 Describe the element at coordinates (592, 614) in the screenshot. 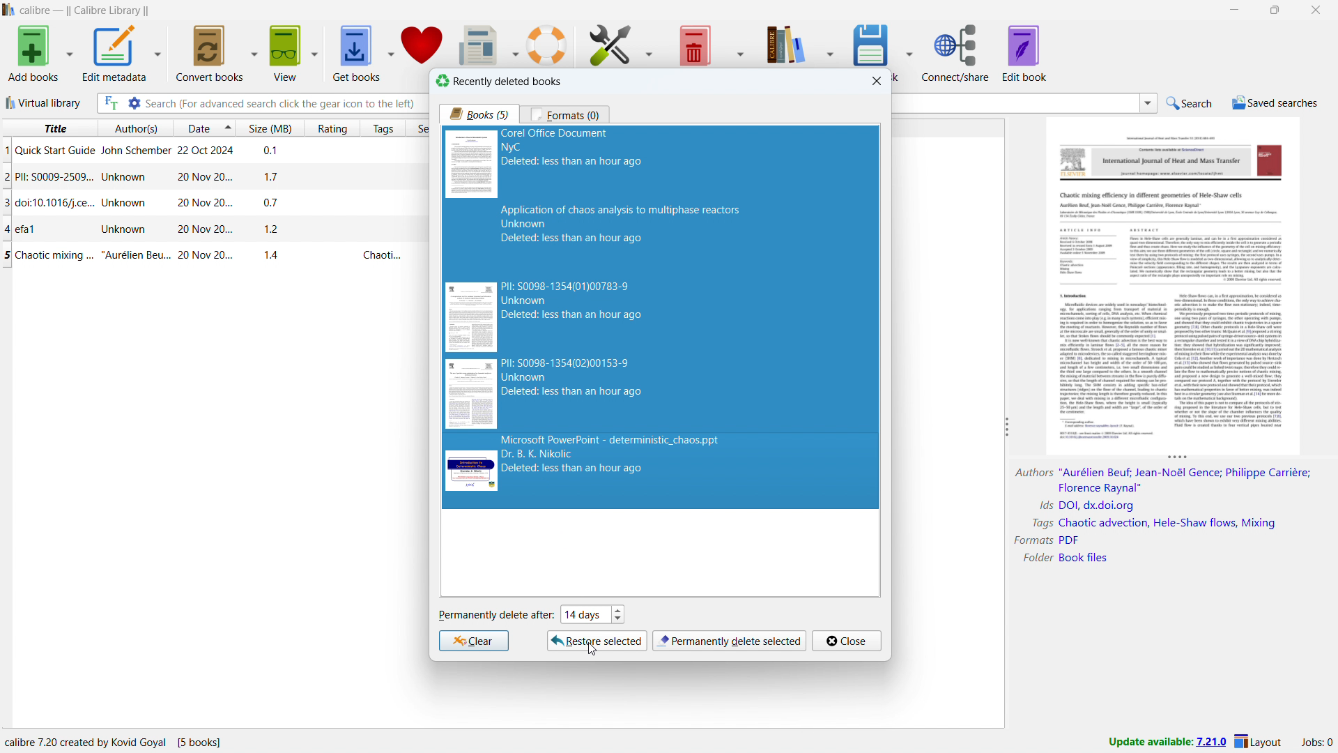

I see `set when to permanently delete` at that location.